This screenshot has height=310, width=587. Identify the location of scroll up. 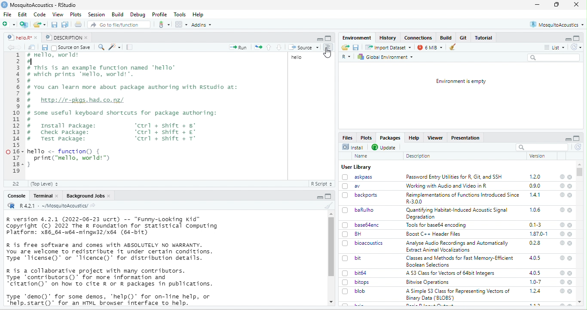
(581, 302).